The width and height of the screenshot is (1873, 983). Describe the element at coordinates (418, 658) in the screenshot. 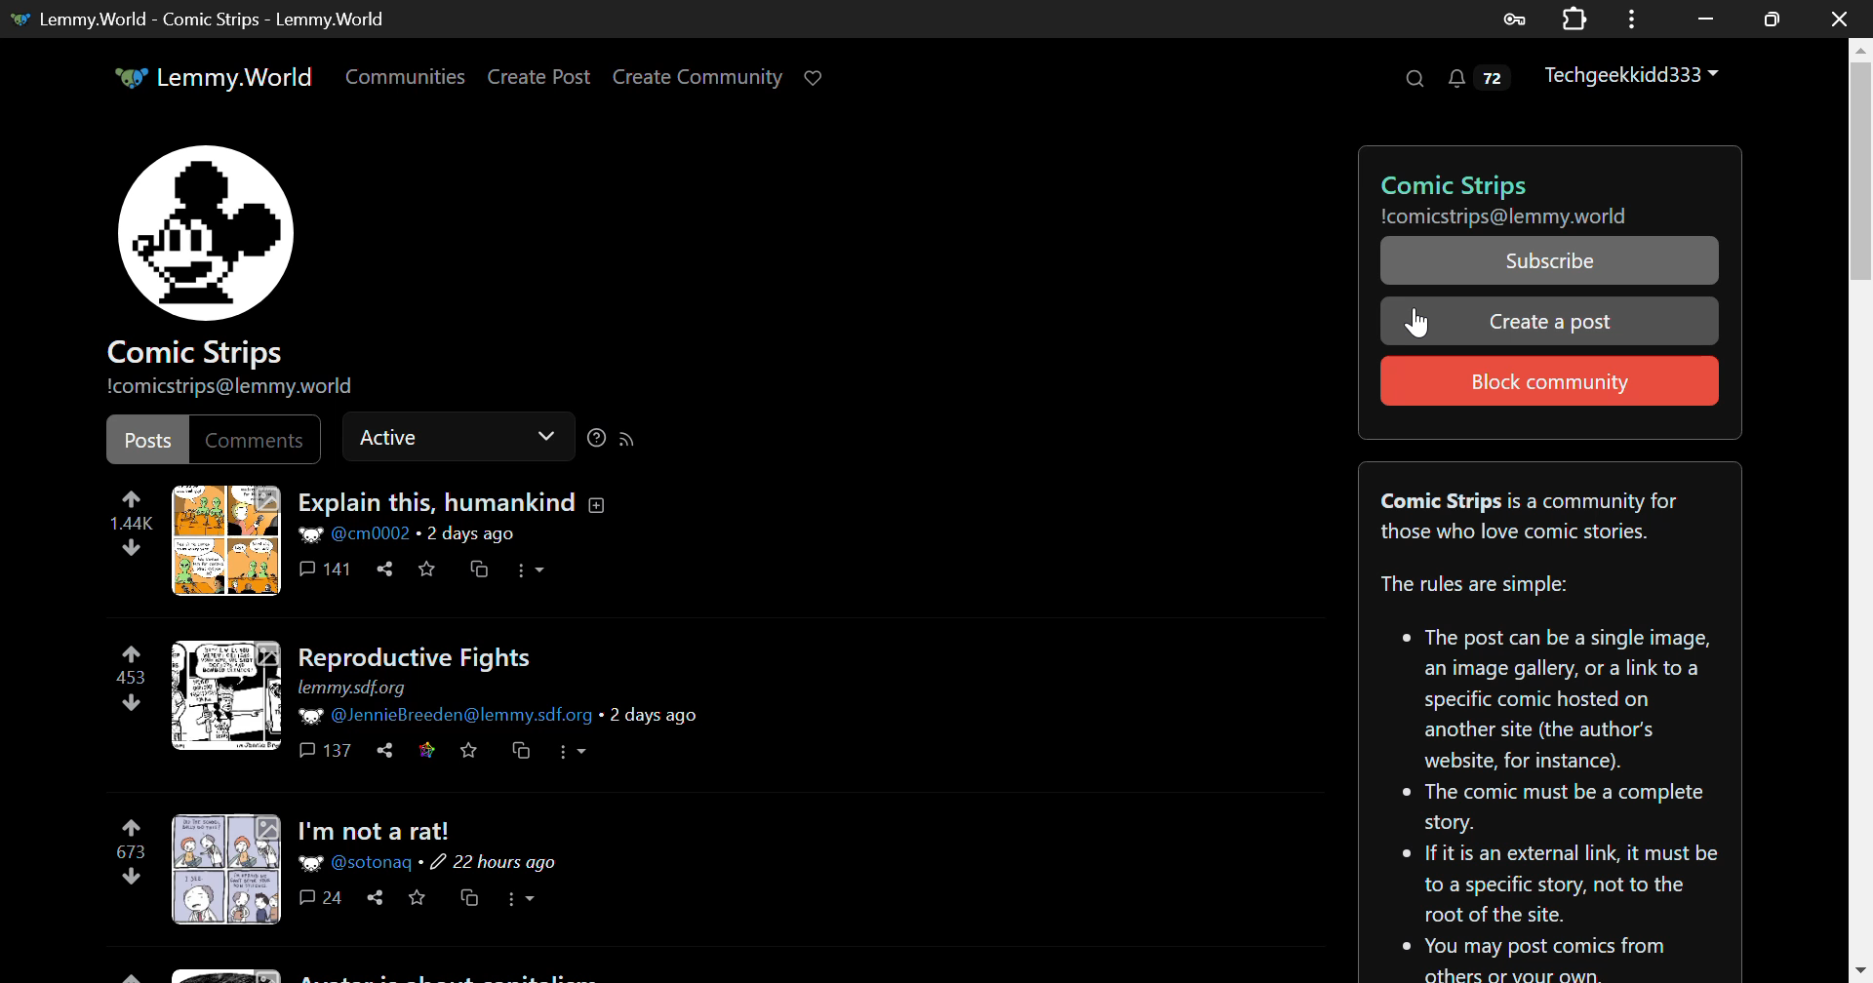

I see `Reproductive Fights` at that location.